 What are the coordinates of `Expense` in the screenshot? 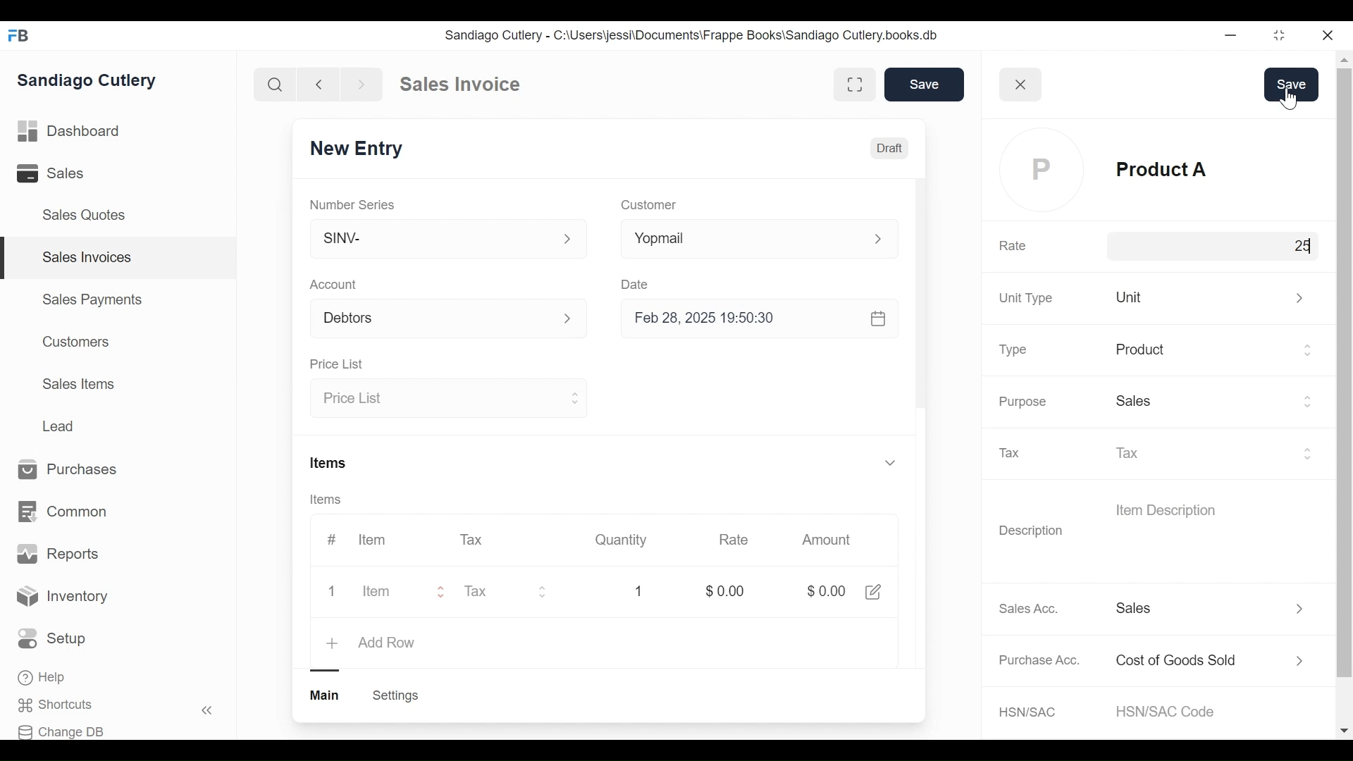 It's located at (1215, 661).